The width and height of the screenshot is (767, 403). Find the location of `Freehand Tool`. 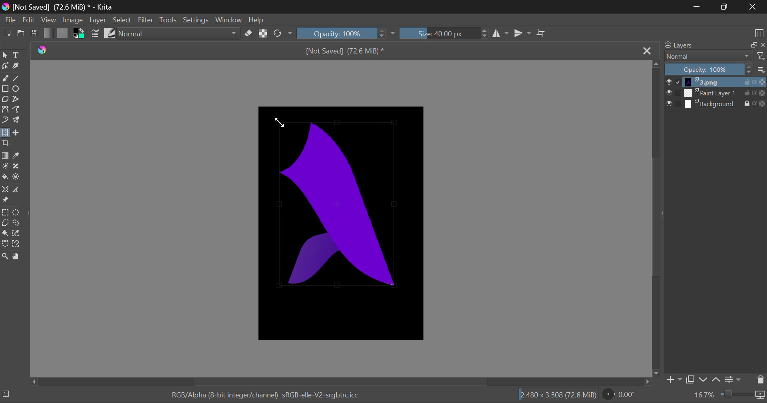

Freehand Tool is located at coordinates (15, 223).